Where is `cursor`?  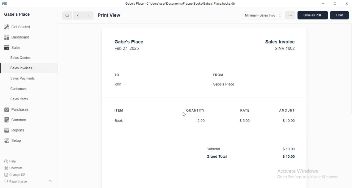
cursor is located at coordinates (184, 114).